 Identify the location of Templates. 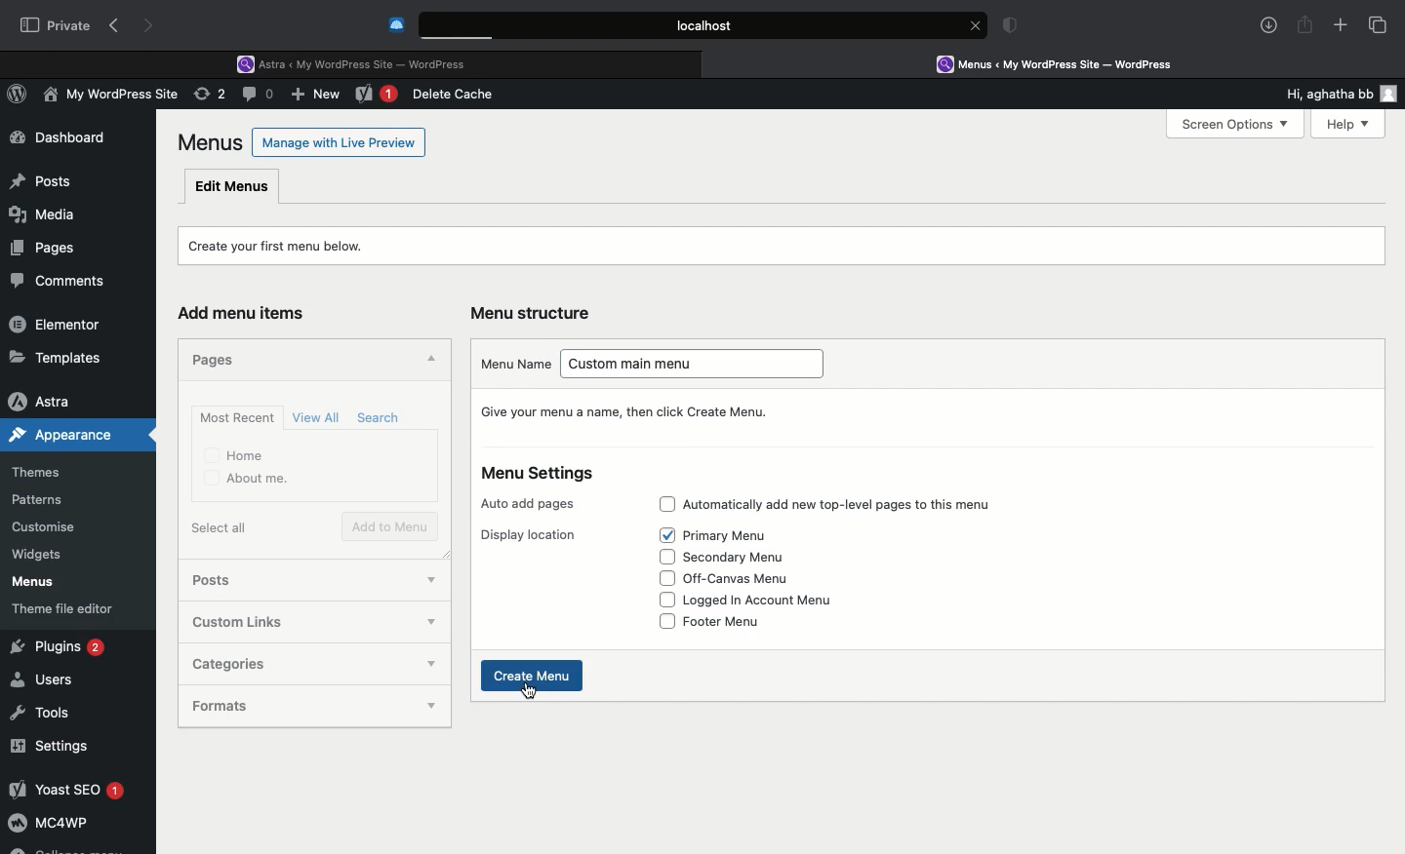
(57, 357).